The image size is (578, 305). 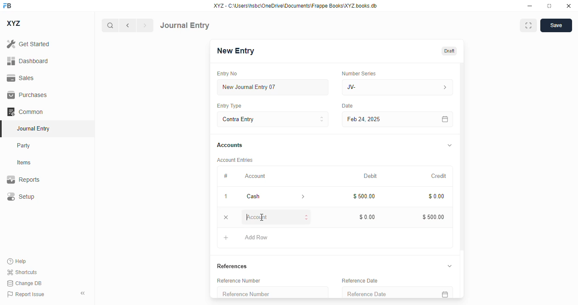 I want to click on dashboard, so click(x=28, y=61).